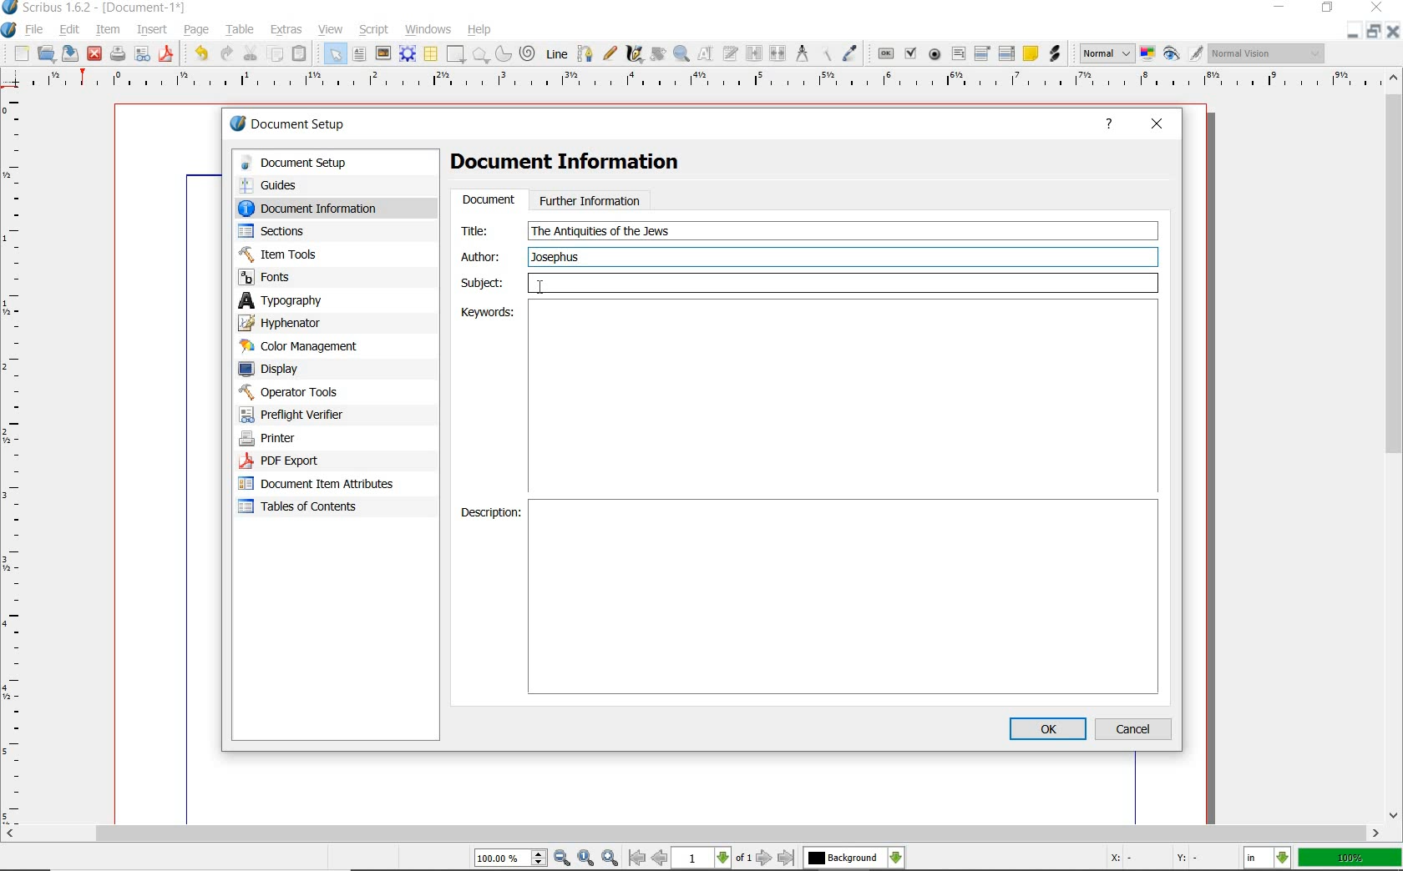 Image resolution: width=1403 pixels, height=871 pixels. What do you see at coordinates (484, 256) in the screenshot?
I see `author:` at bounding box center [484, 256].